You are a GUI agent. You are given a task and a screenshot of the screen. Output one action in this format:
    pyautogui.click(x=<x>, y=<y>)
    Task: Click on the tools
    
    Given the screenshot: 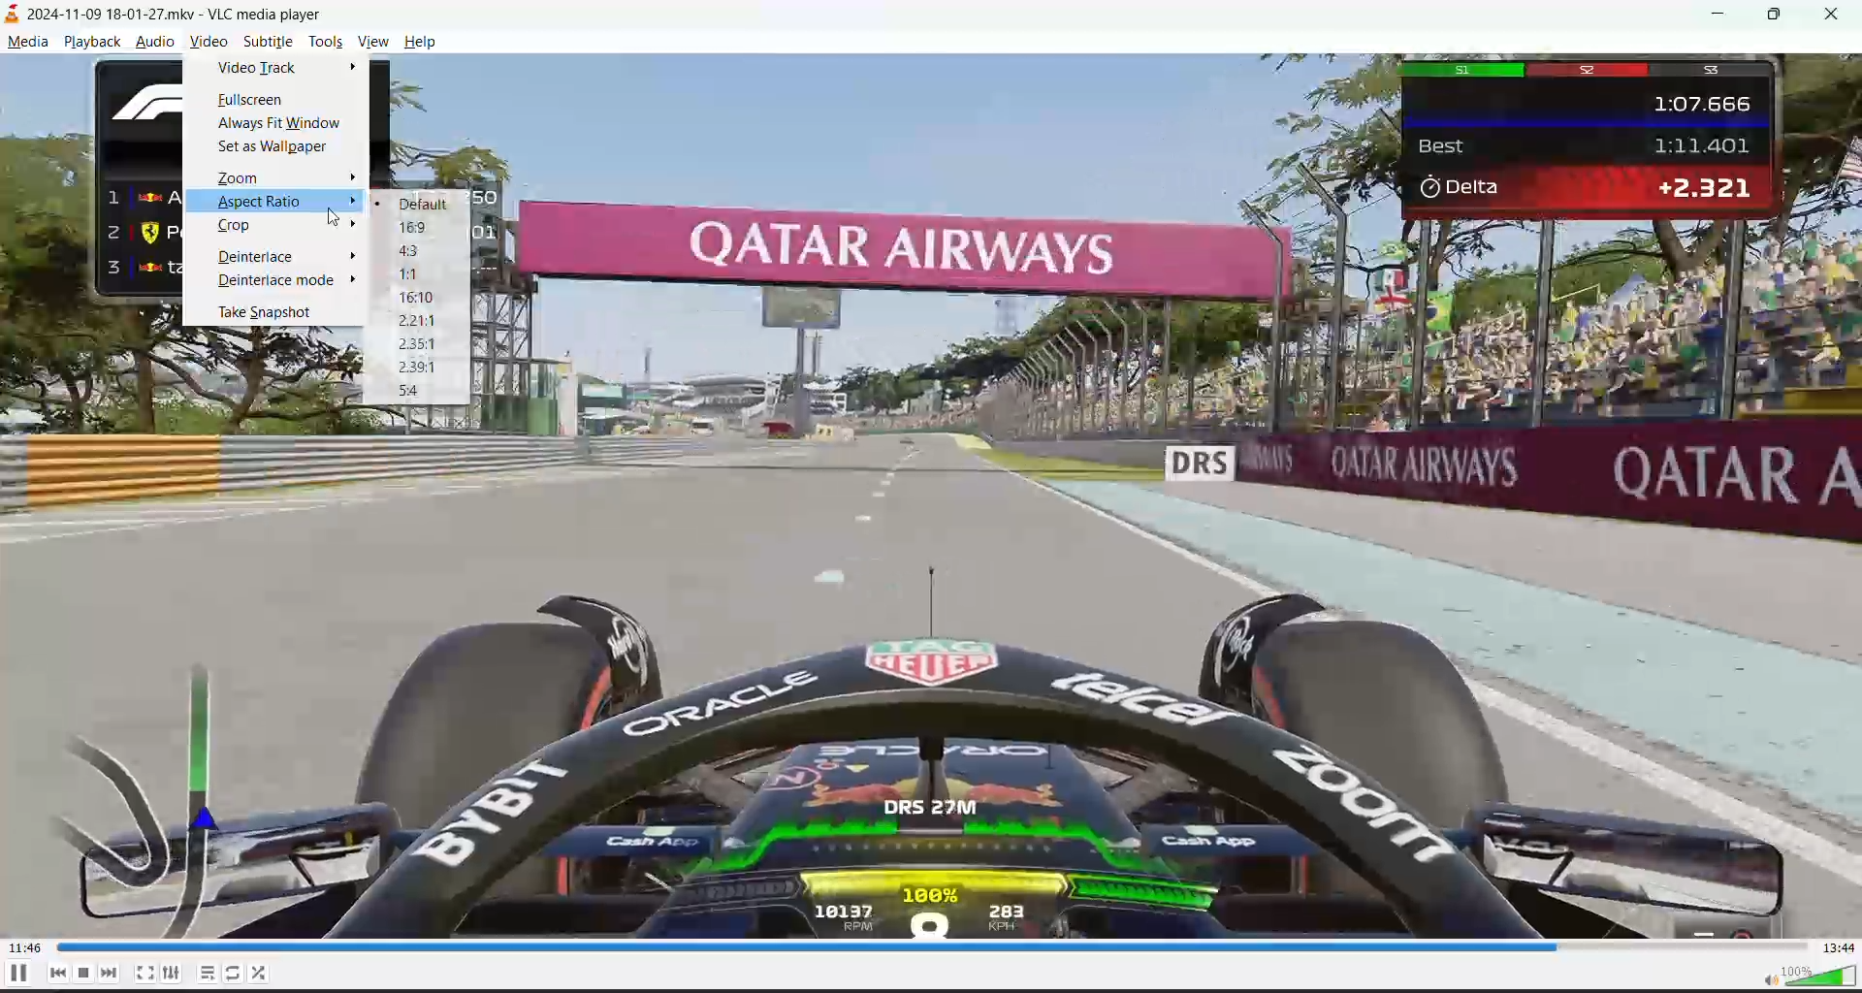 What is the action you would take?
    pyautogui.click(x=324, y=42)
    